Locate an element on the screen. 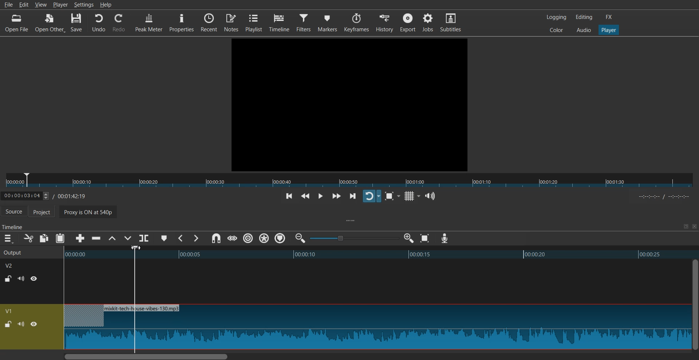 The width and height of the screenshot is (699, 360). Zoom timeline in is located at coordinates (408, 238).